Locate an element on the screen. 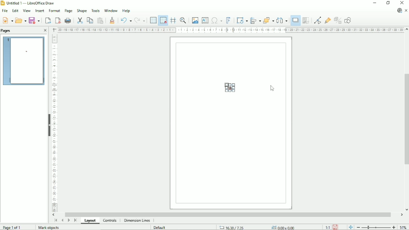 The image size is (409, 230). Preview is located at coordinates (24, 61).